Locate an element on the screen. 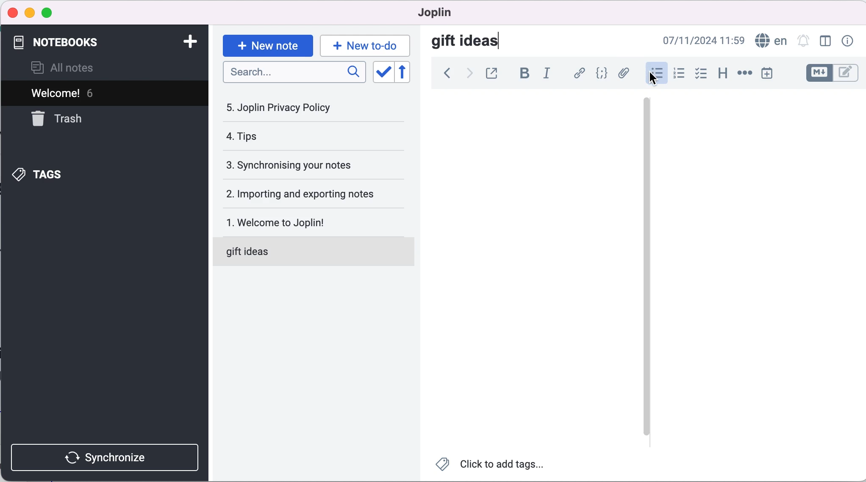  click to add tags is located at coordinates (496, 465).